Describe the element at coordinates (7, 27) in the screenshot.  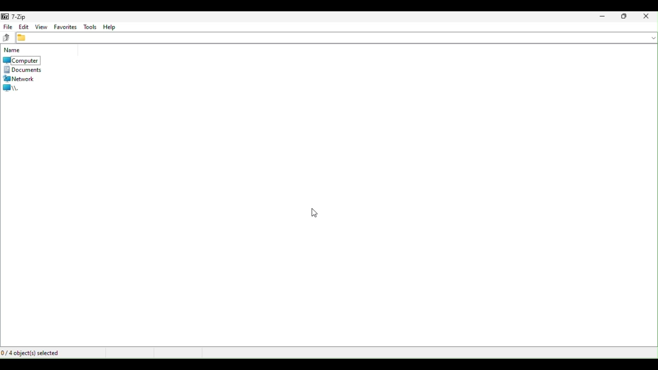
I see `files` at that location.